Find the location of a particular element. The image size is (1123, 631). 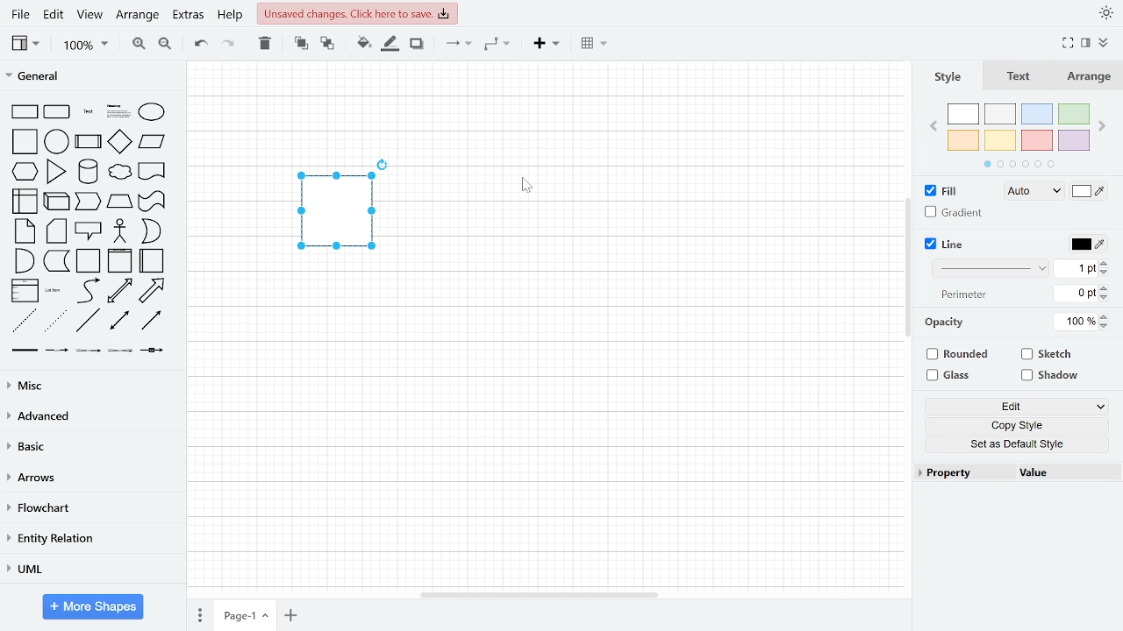

rotate diagram is located at coordinates (383, 164).